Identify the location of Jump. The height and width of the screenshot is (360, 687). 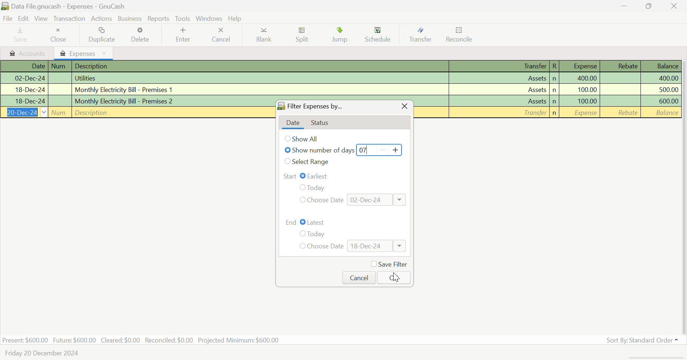
(340, 36).